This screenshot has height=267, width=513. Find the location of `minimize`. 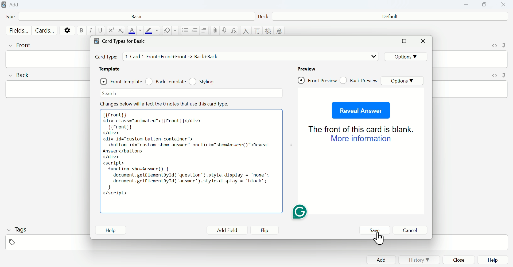

minimize is located at coordinates (387, 42).